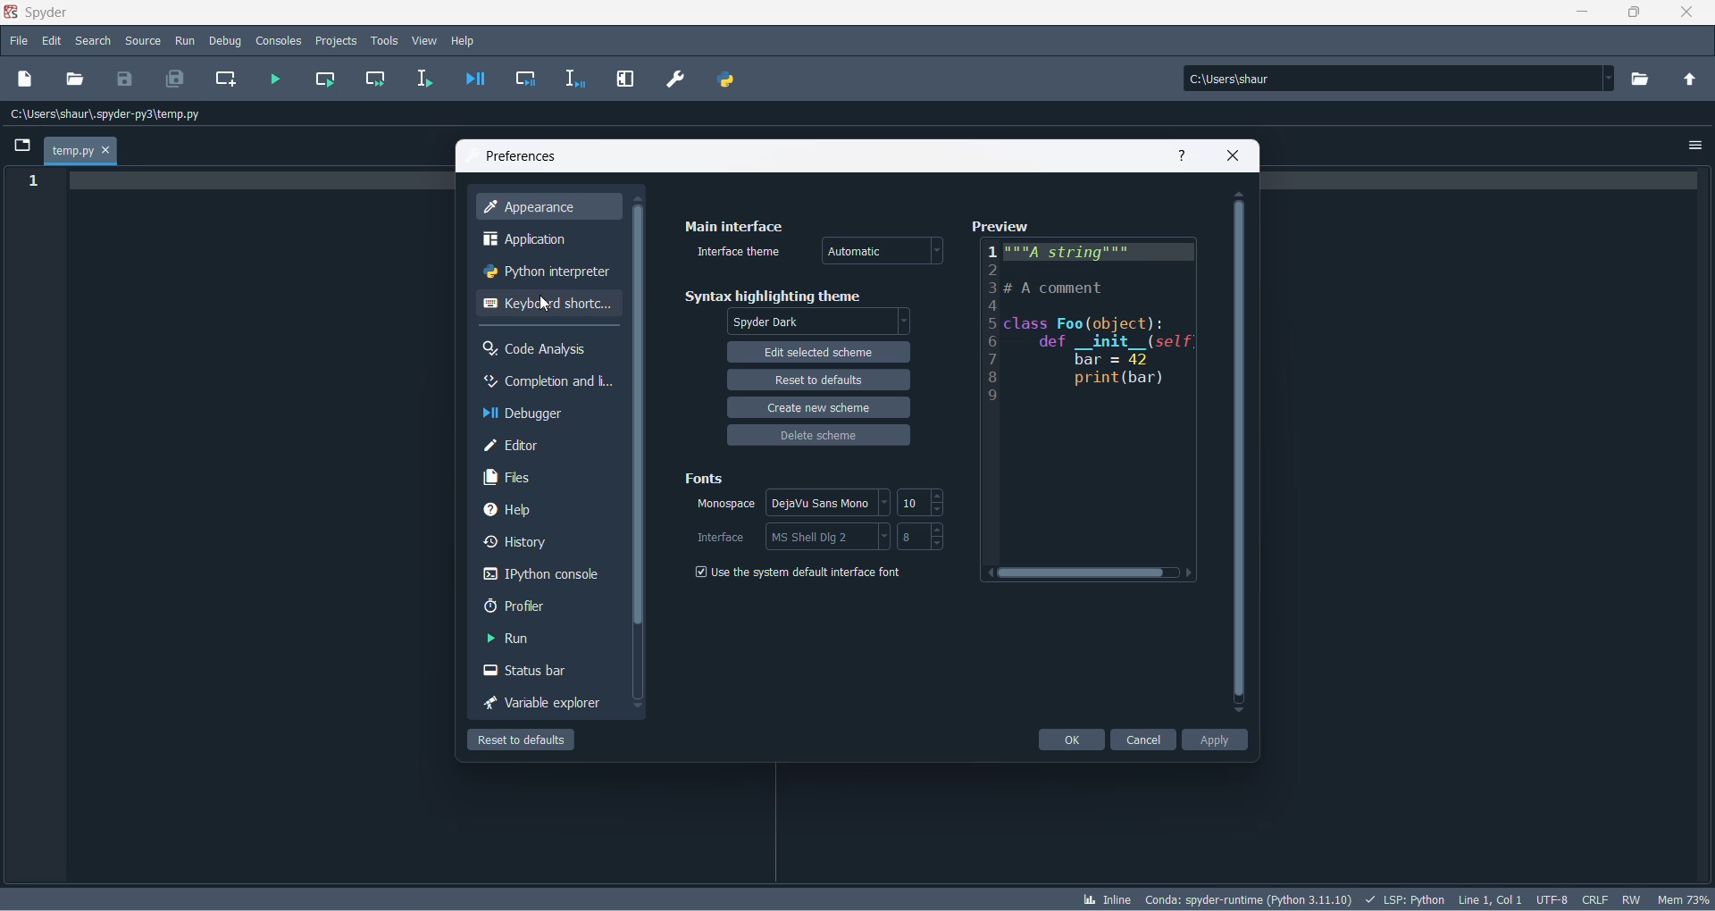 Image resolution: width=1715 pixels, height=911 pixels. I want to click on create new cell, so click(228, 80).